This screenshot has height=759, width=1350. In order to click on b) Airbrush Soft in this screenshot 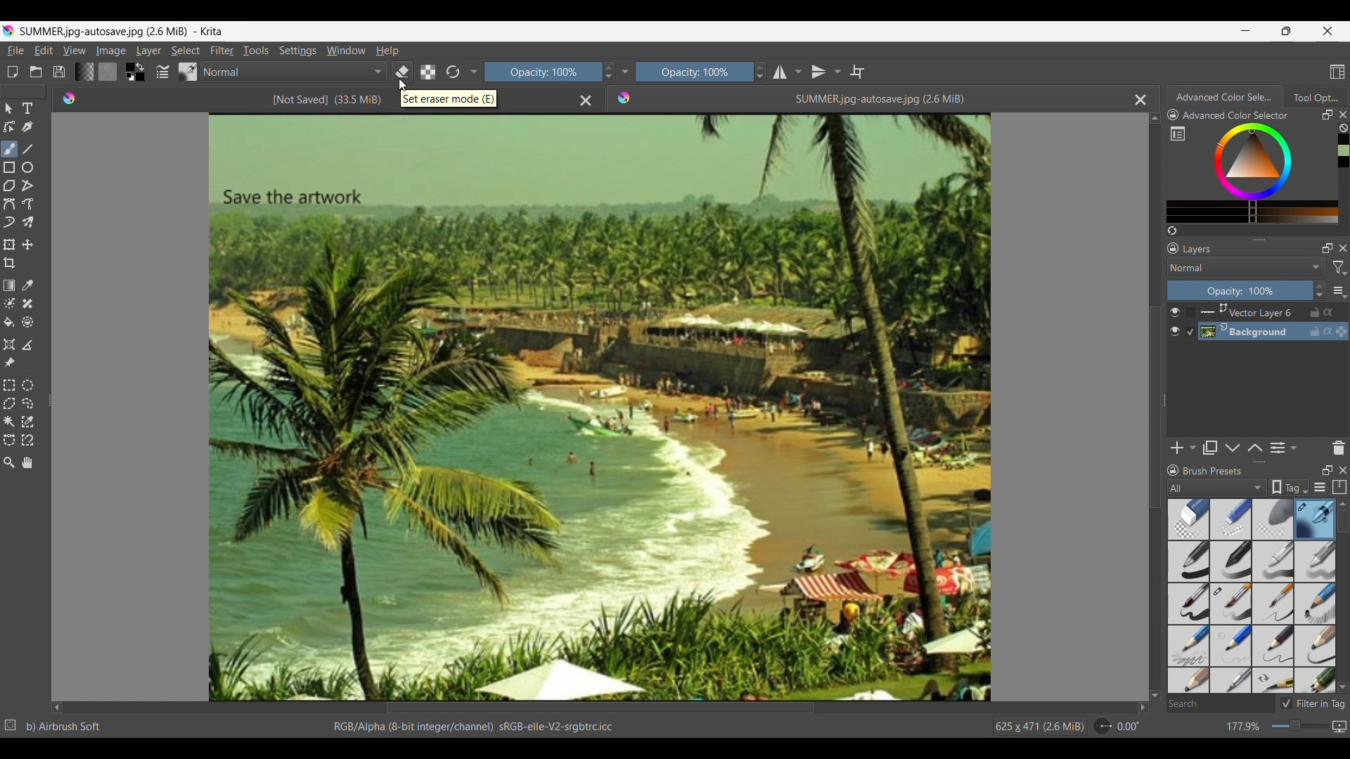, I will do `click(64, 727)`.